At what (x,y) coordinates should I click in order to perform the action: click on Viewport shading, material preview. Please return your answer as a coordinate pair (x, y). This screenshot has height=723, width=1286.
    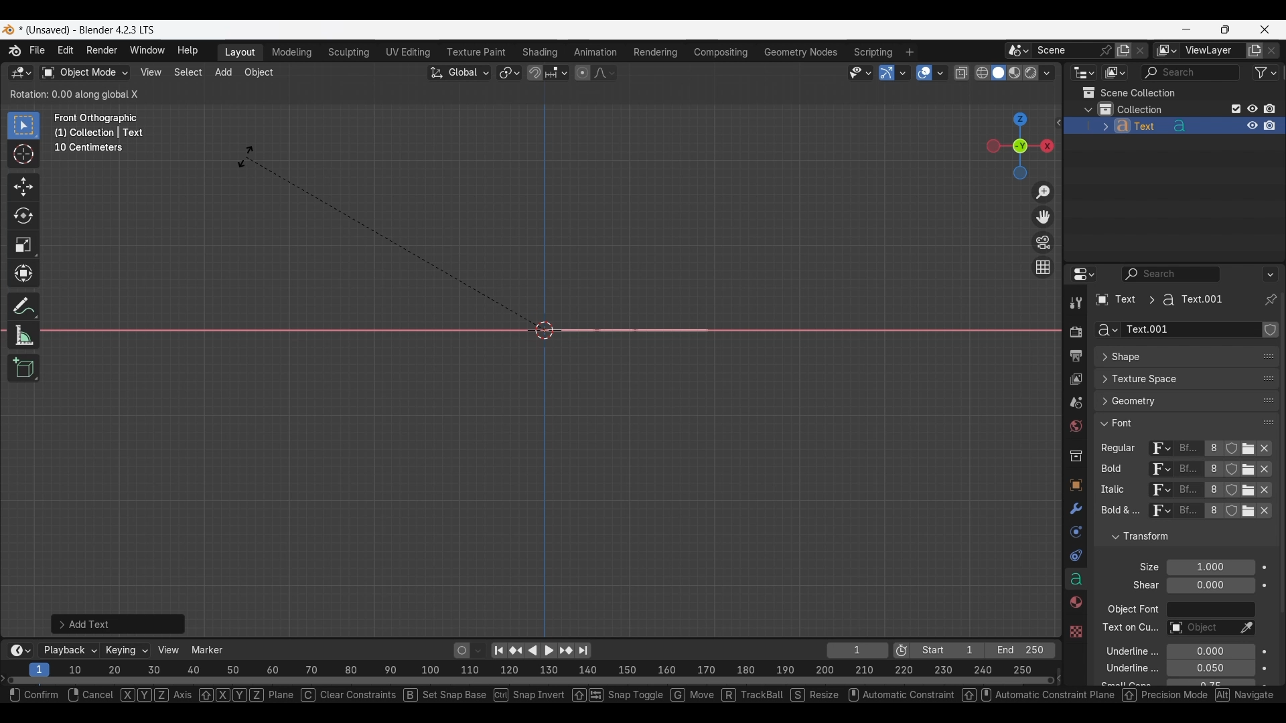
    Looking at the image, I should click on (1014, 72).